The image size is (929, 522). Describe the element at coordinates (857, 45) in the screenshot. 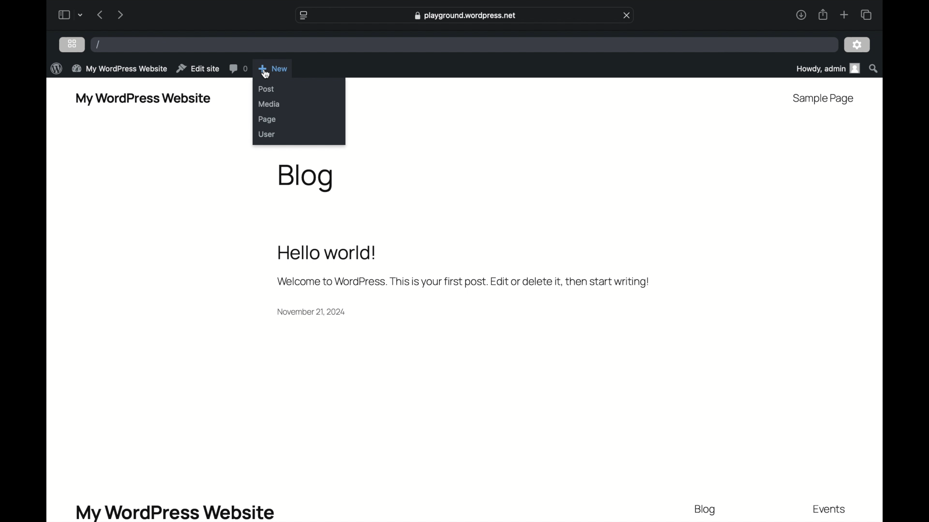

I see `settings` at that location.